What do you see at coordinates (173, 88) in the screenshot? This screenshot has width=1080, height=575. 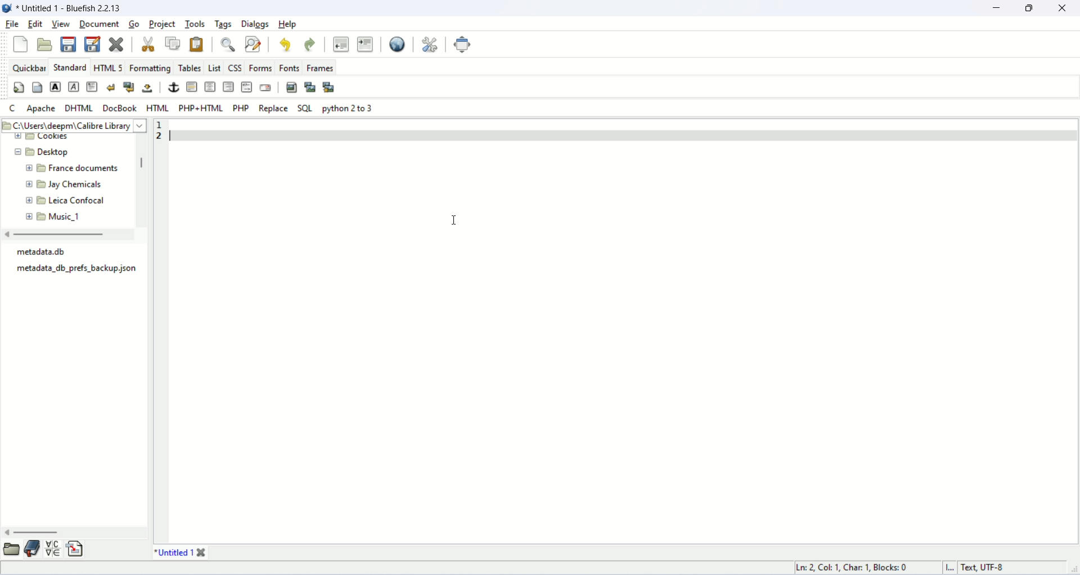 I see `anchor` at bounding box center [173, 88].